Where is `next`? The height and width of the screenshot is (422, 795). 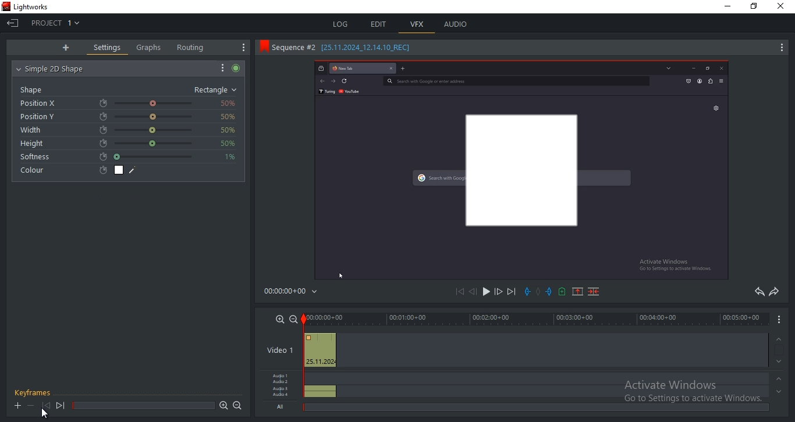
next is located at coordinates (512, 292).